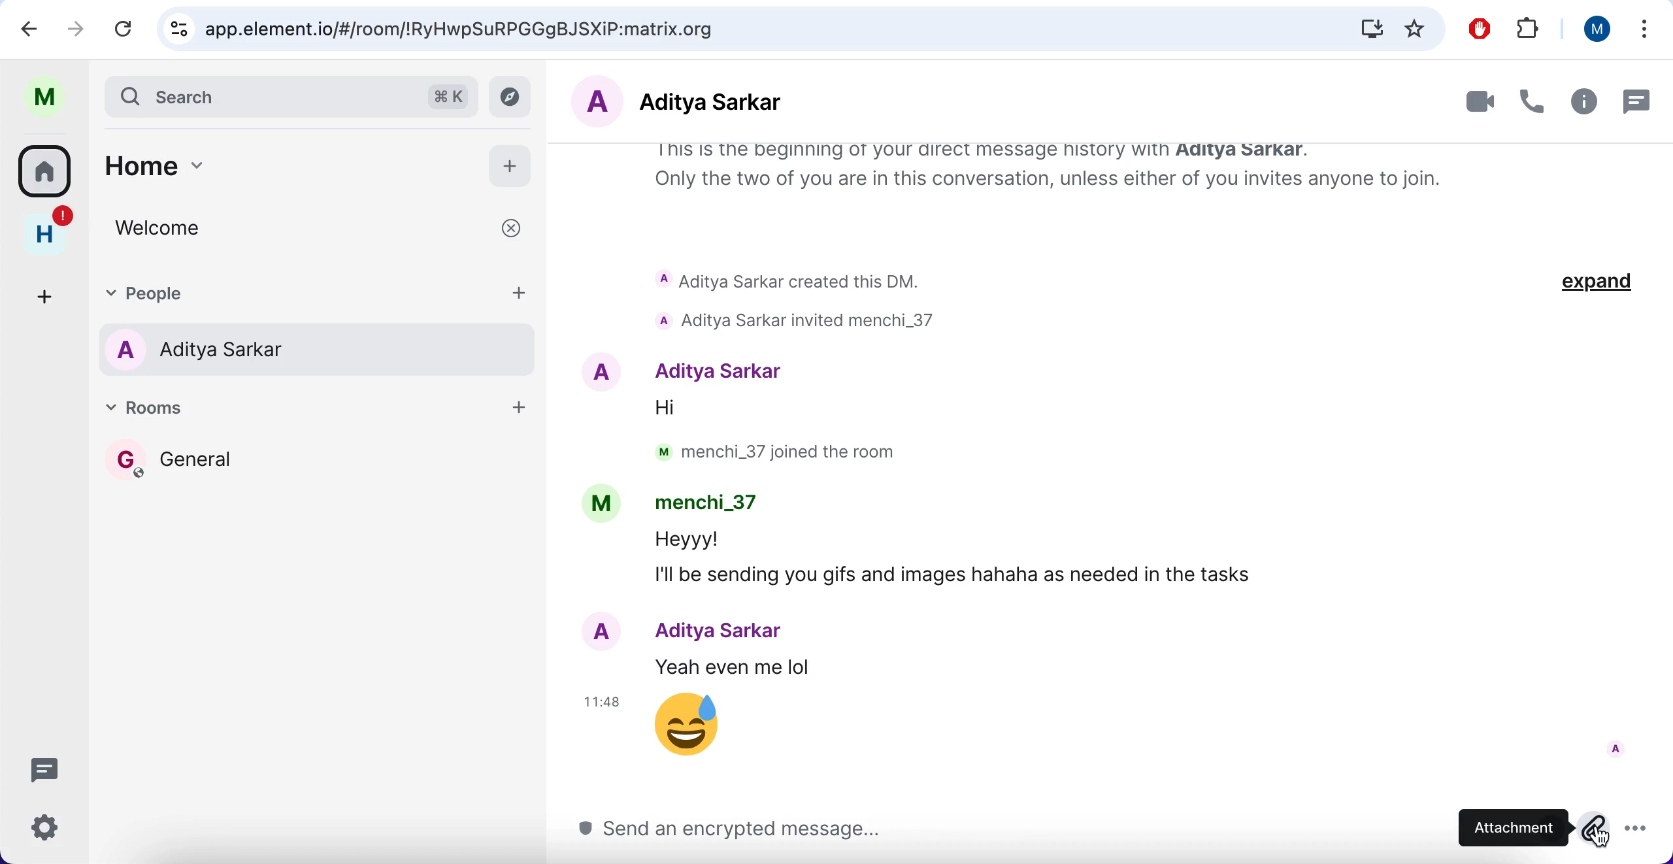  I want to click on threads, so click(1638, 106).